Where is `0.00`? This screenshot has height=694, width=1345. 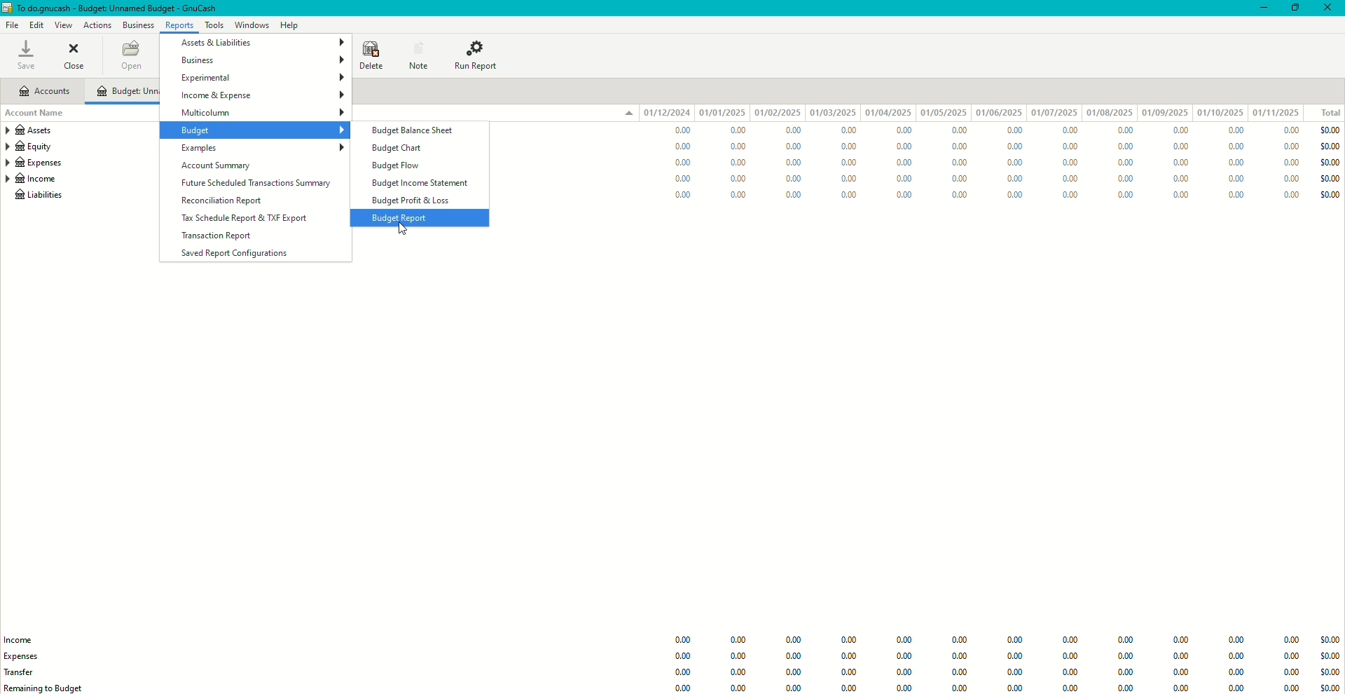
0.00 is located at coordinates (1124, 163).